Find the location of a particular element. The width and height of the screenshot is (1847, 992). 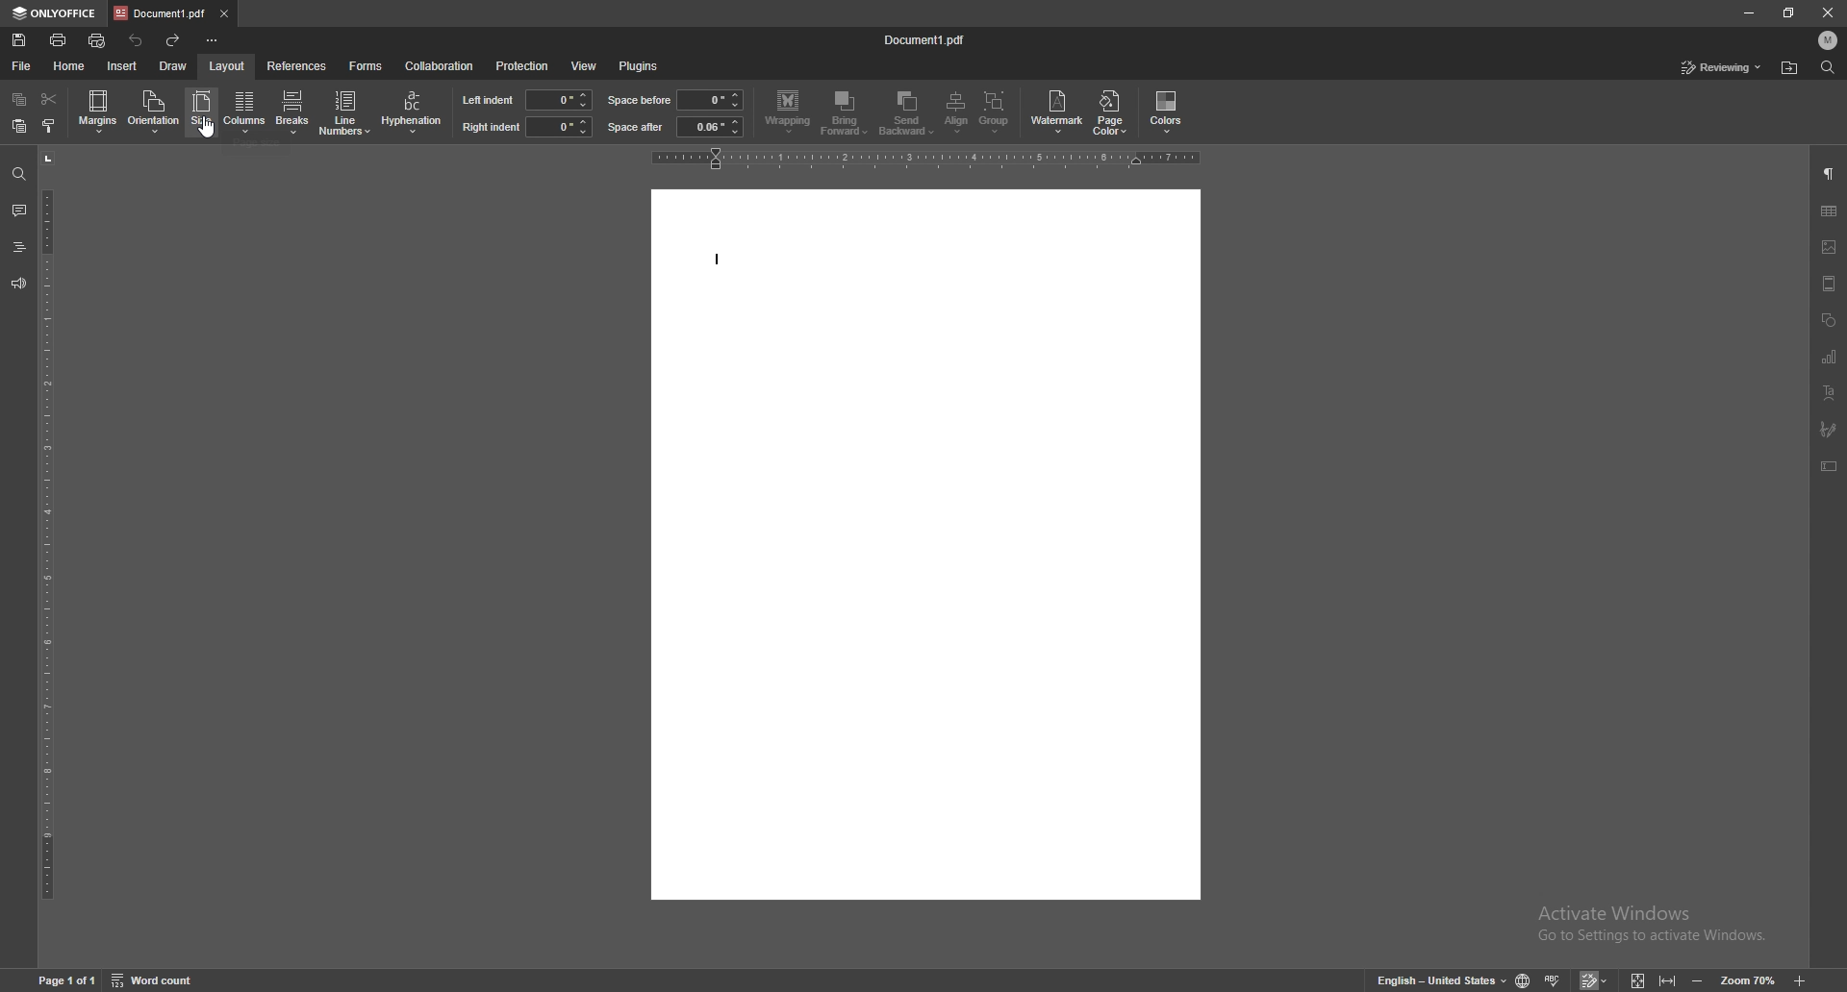

group is located at coordinates (996, 112).